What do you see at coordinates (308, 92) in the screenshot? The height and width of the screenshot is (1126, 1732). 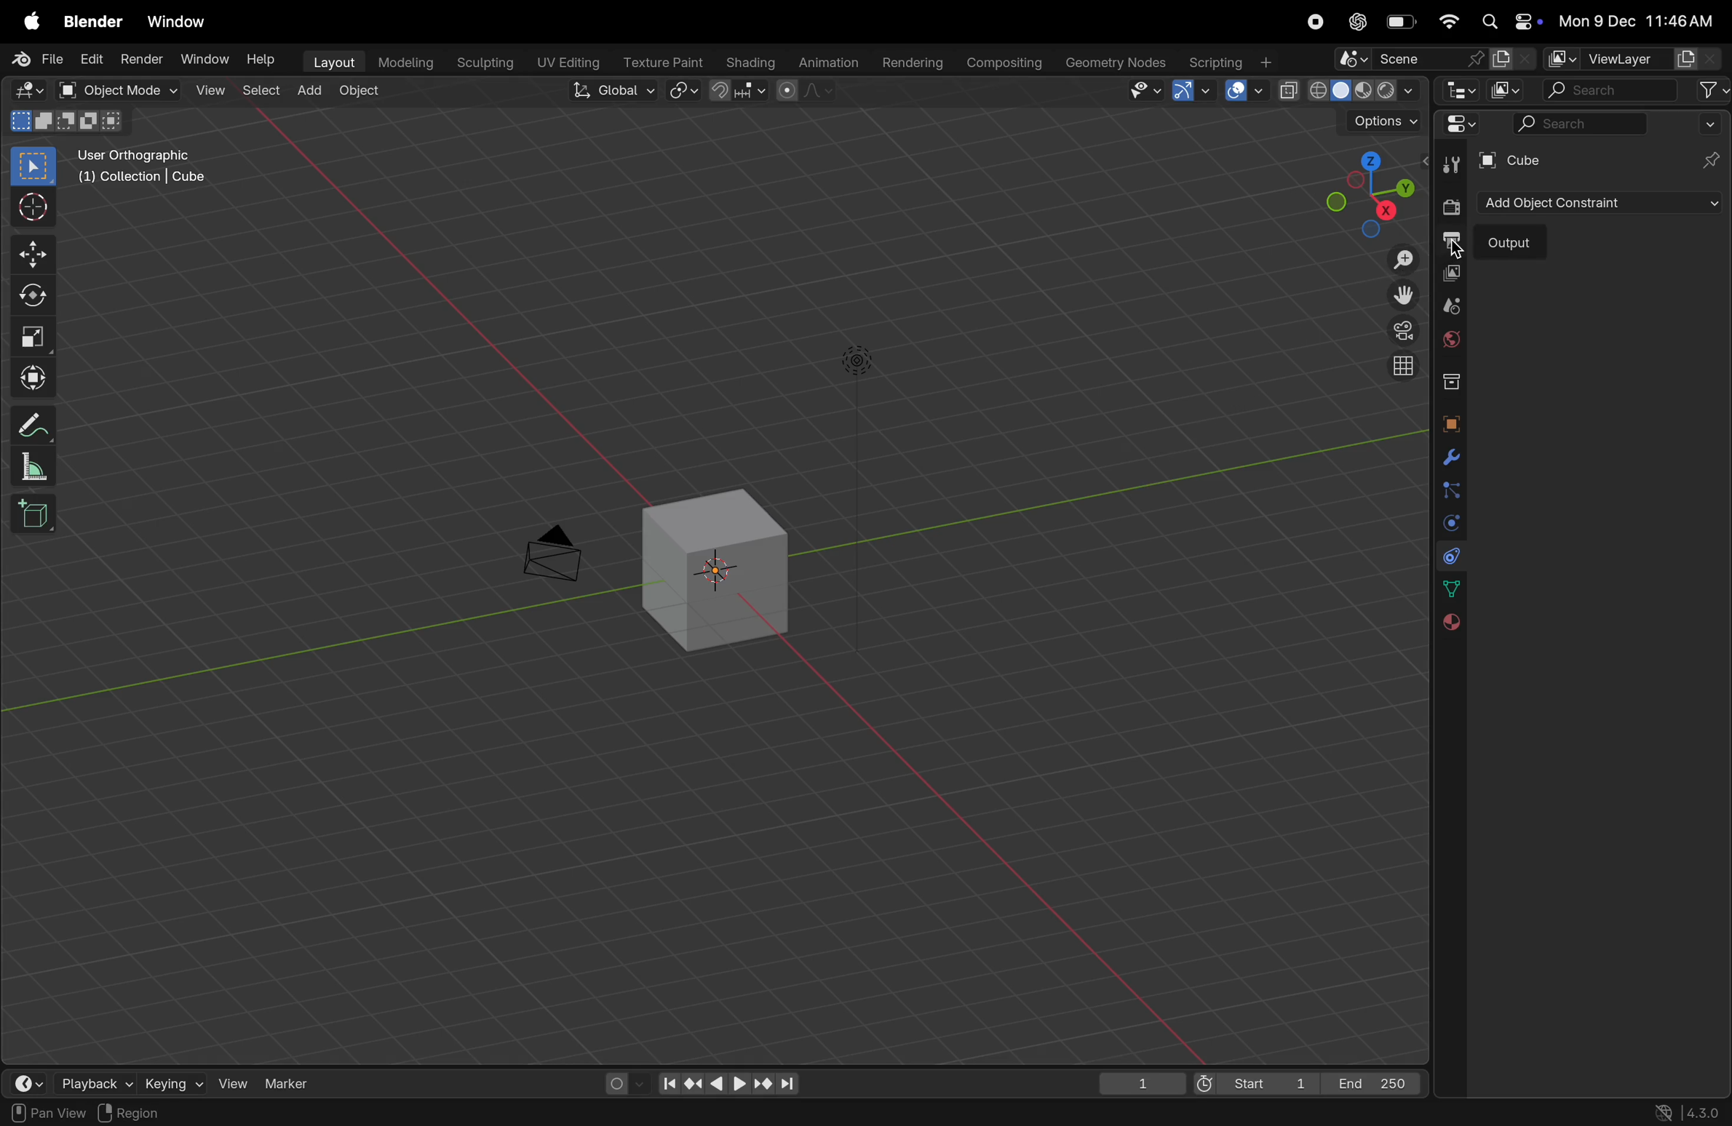 I see `add` at bounding box center [308, 92].